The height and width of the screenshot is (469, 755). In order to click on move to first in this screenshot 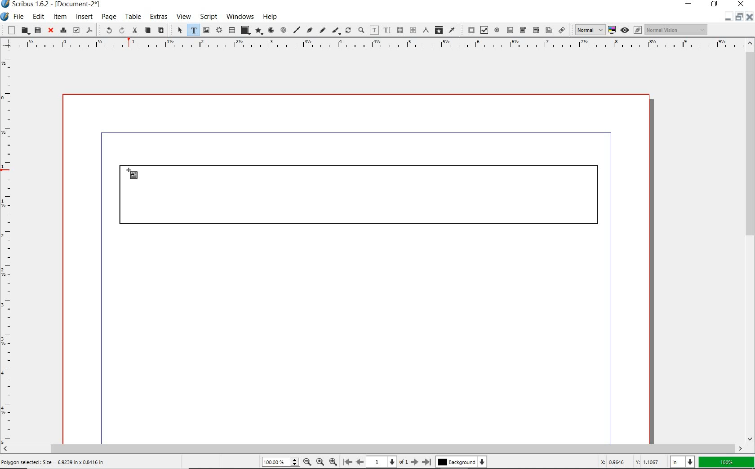, I will do `click(347, 461)`.